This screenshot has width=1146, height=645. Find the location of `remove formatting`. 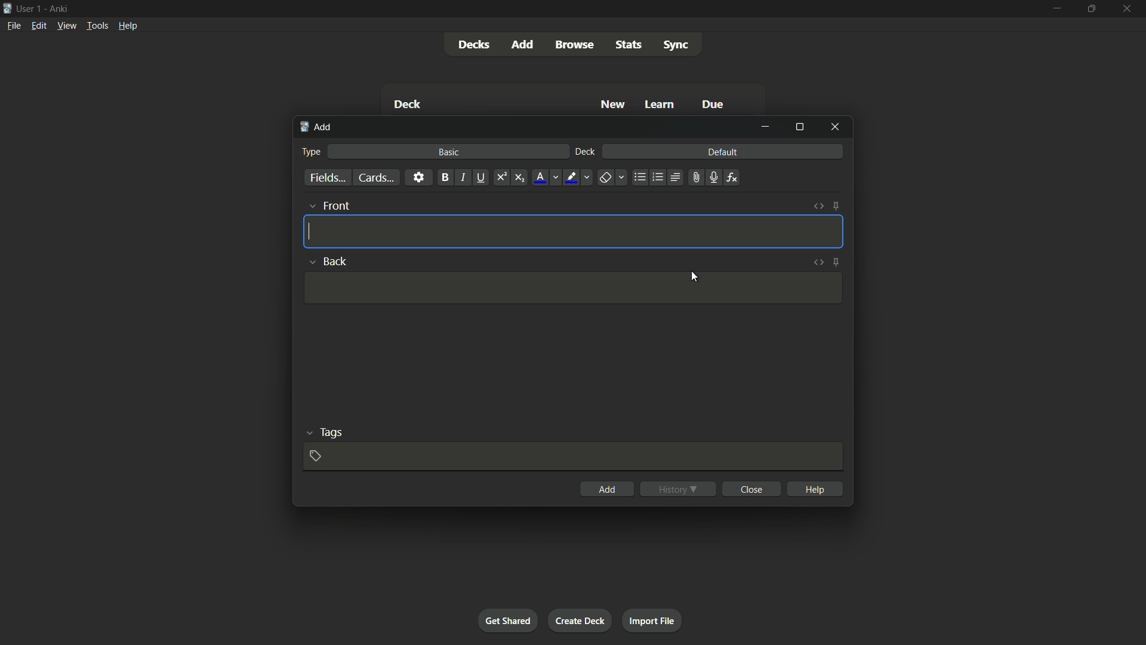

remove formatting is located at coordinates (613, 178).